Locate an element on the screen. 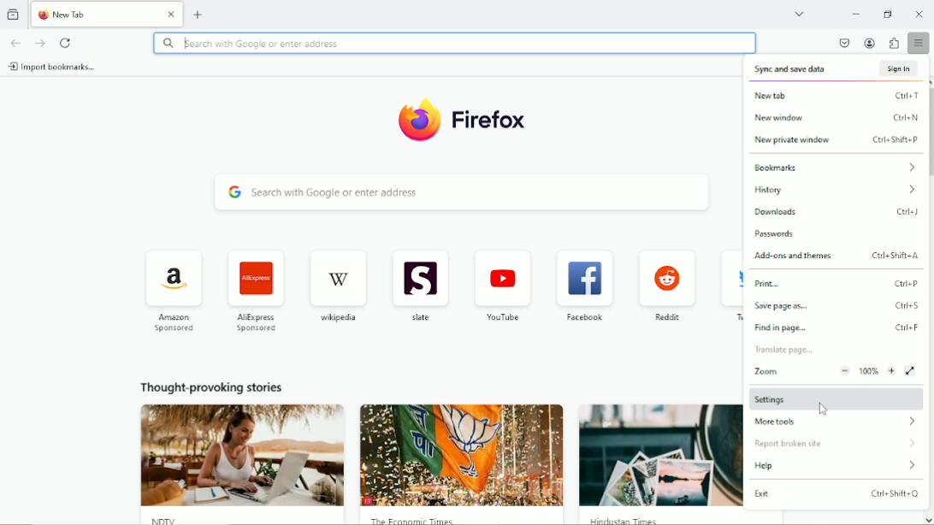 The image size is (934, 525). icon is located at coordinates (586, 277).